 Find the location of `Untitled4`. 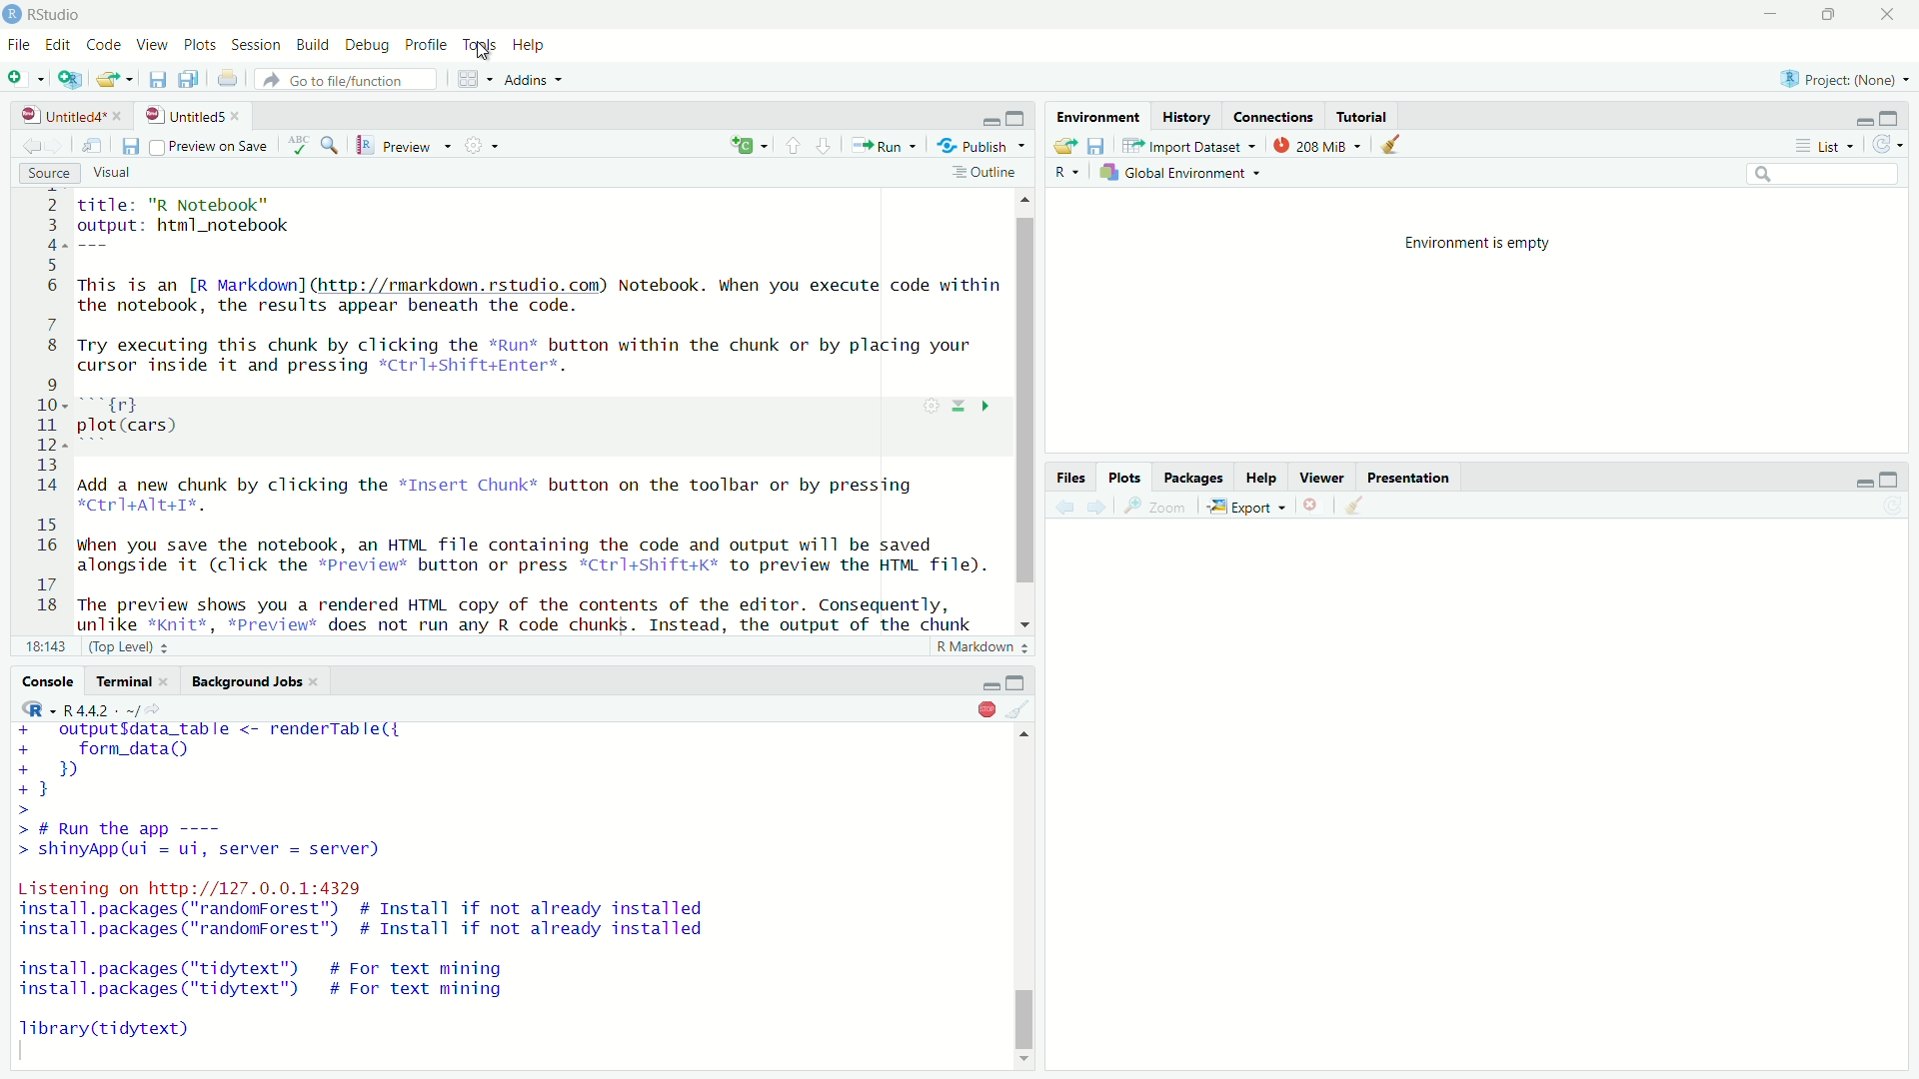

Untitled4 is located at coordinates (57, 116).